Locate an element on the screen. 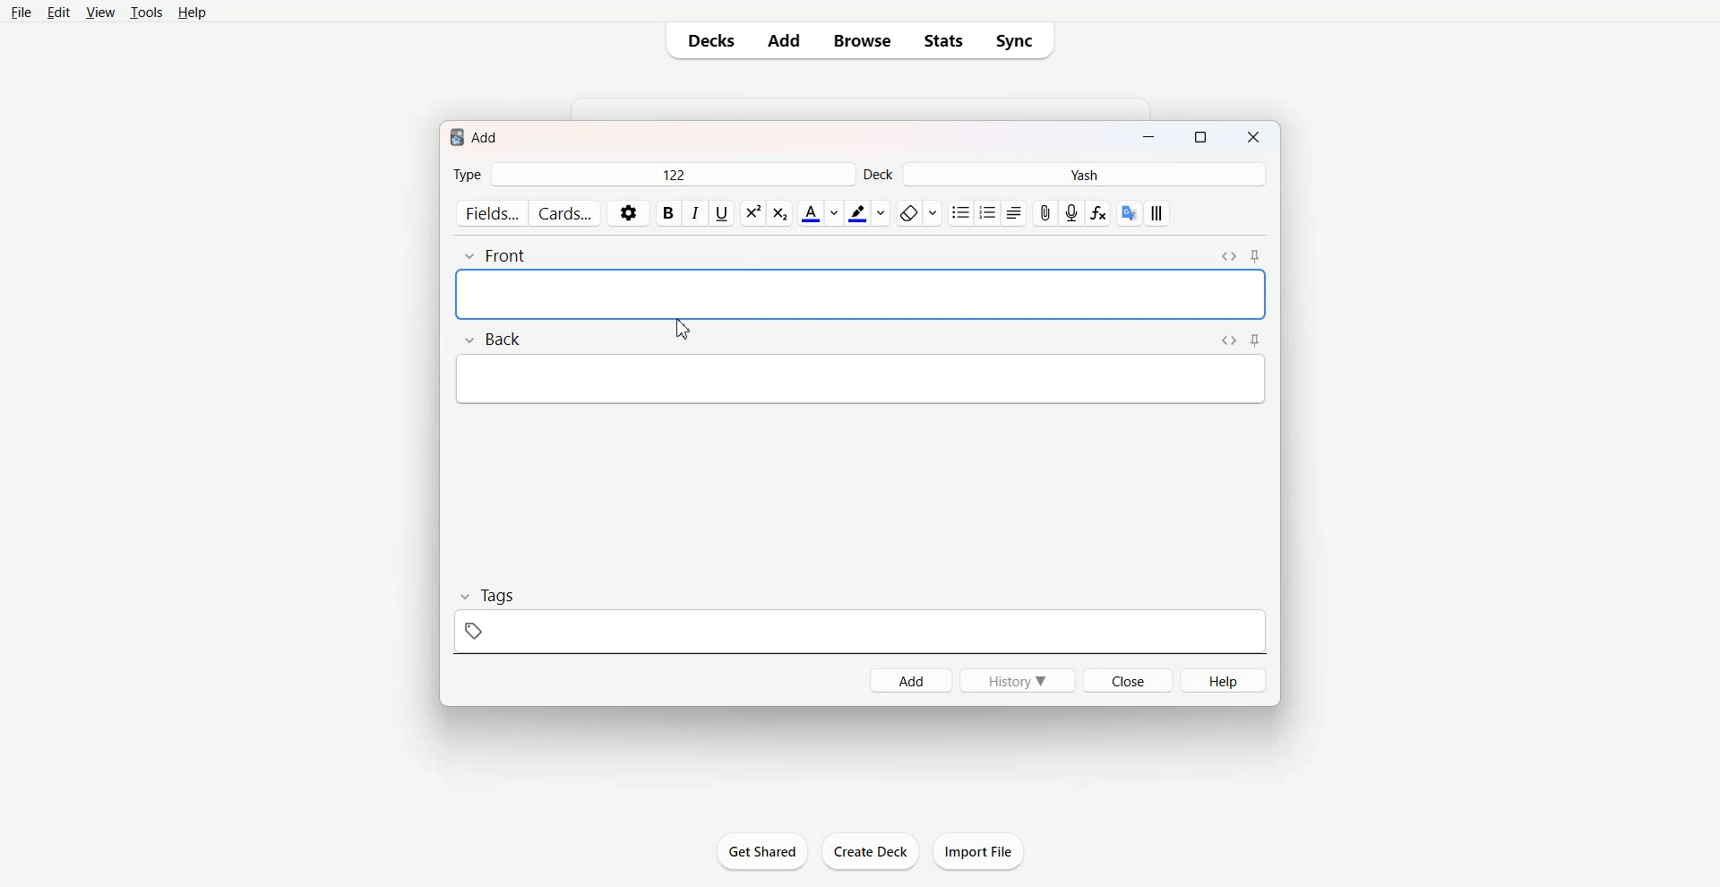  Deck is located at coordinates (1065, 175).